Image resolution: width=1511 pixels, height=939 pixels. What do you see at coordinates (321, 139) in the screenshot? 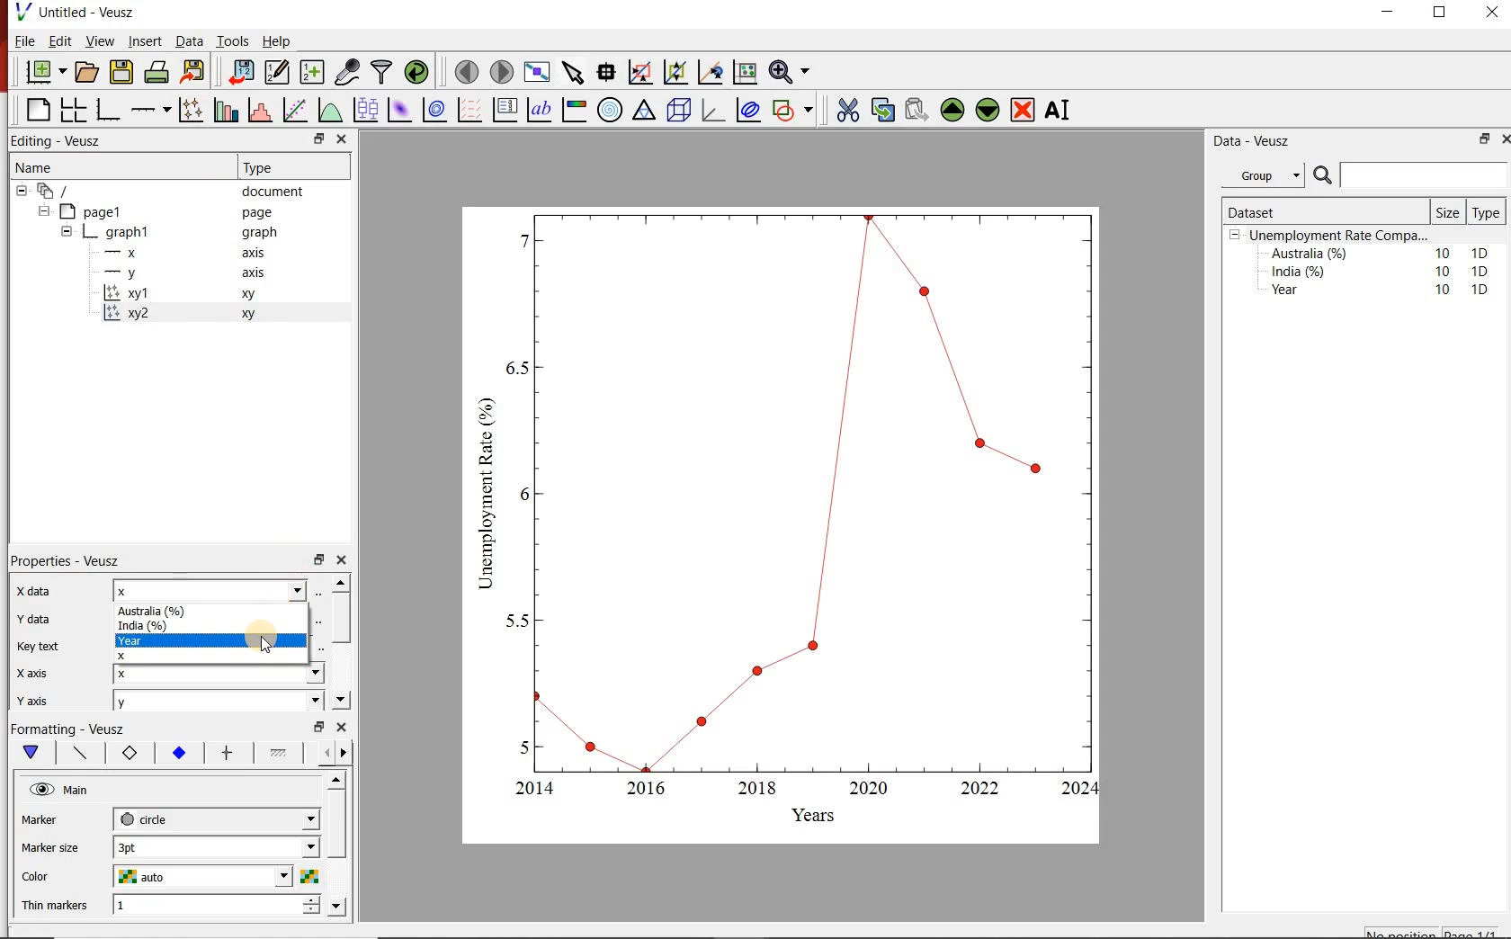
I see `minimise` at bounding box center [321, 139].